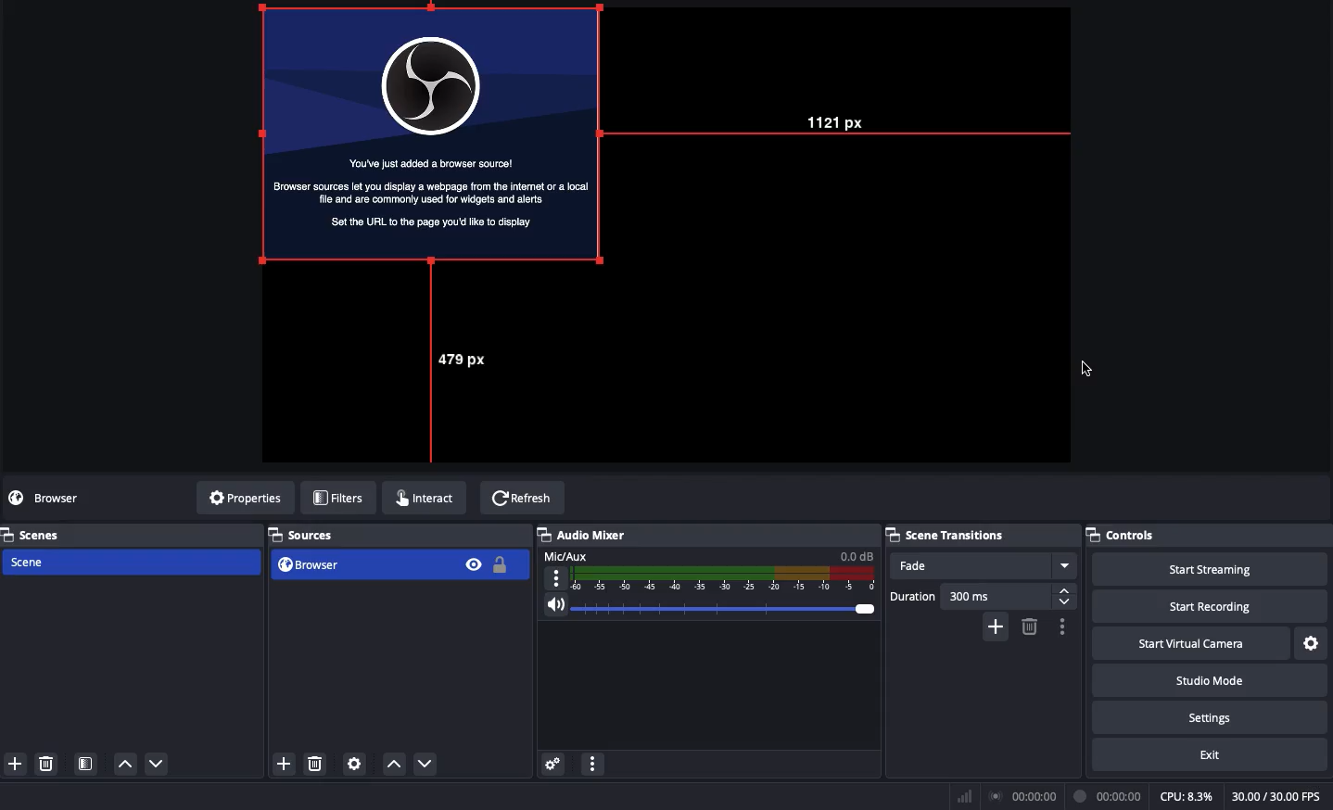  Describe the element at coordinates (340, 498) in the screenshot. I see `Filters` at that location.